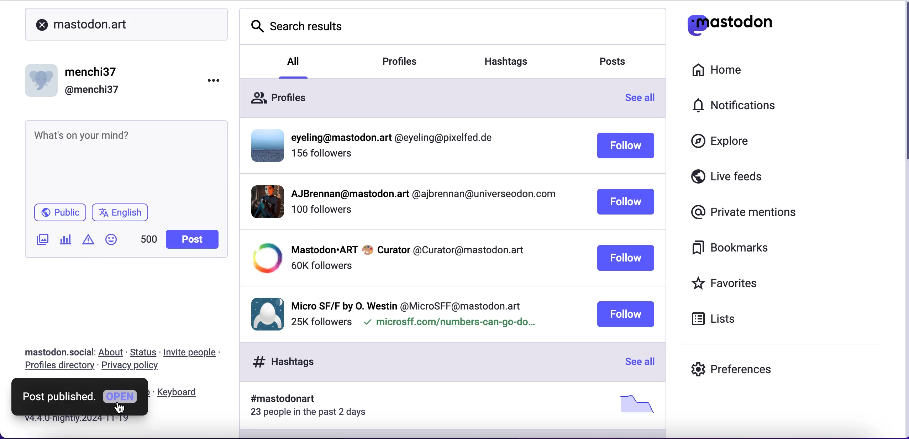 This screenshot has width=909, height=439. I want to click on profiile, so click(396, 138).